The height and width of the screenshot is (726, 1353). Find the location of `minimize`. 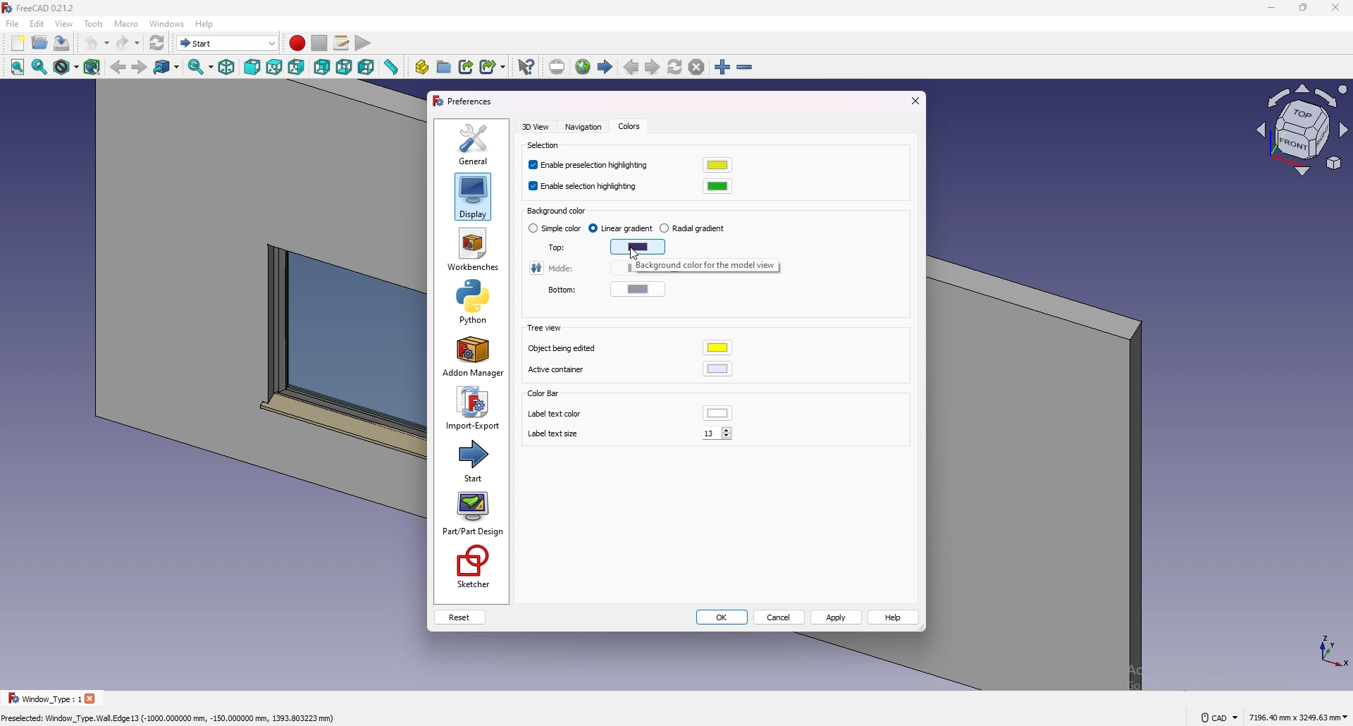

minimize is located at coordinates (1268, 8).